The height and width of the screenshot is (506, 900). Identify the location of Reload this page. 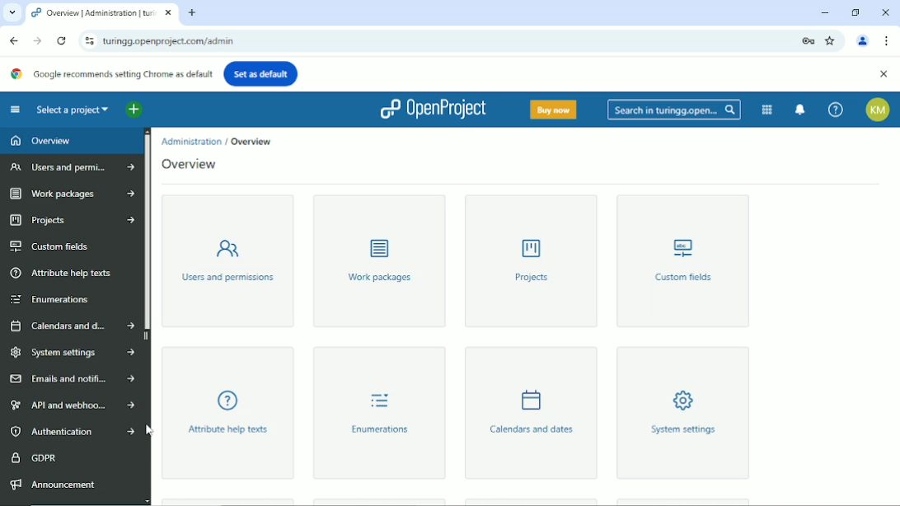
(61, 41).